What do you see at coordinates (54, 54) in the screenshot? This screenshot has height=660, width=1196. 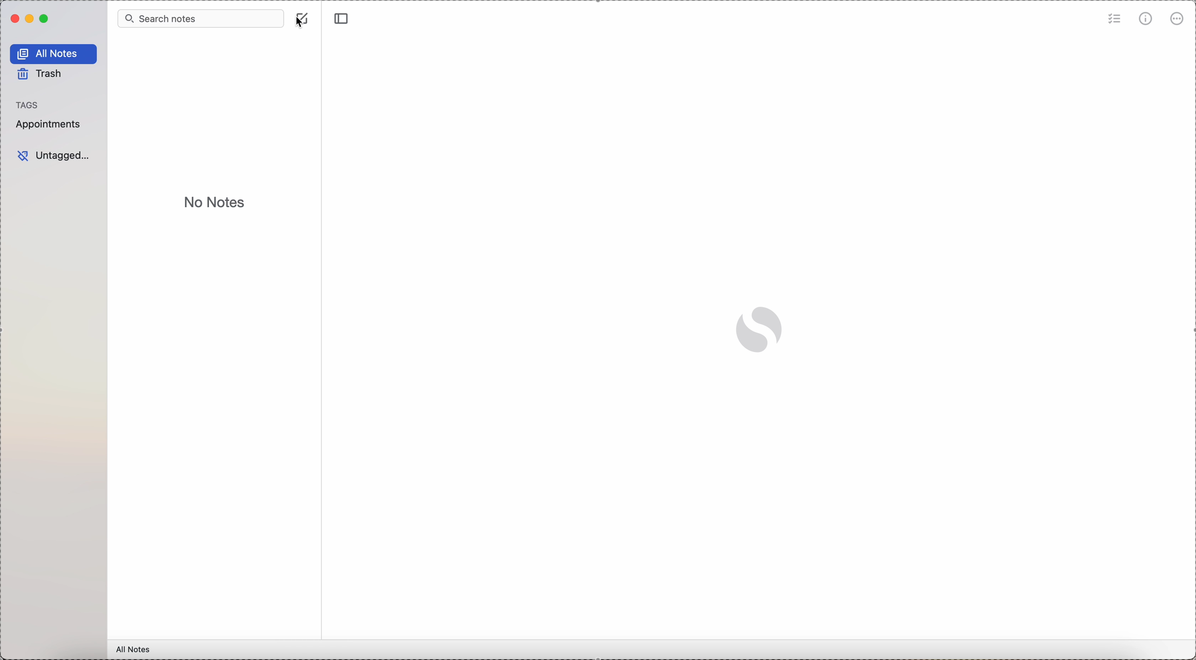 I see `all notes` at bounding box center [54, 54].